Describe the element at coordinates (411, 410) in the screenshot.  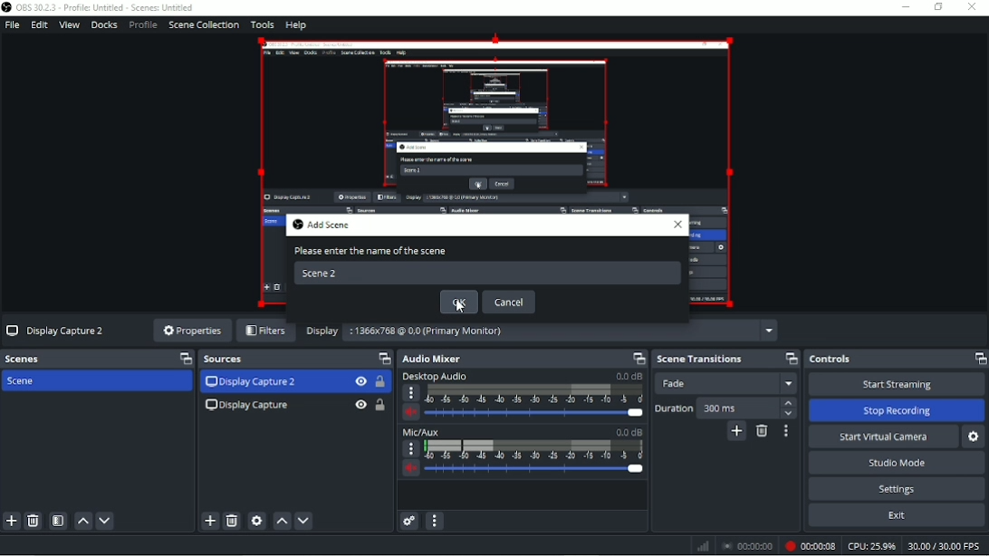
I see `volume` at that location.